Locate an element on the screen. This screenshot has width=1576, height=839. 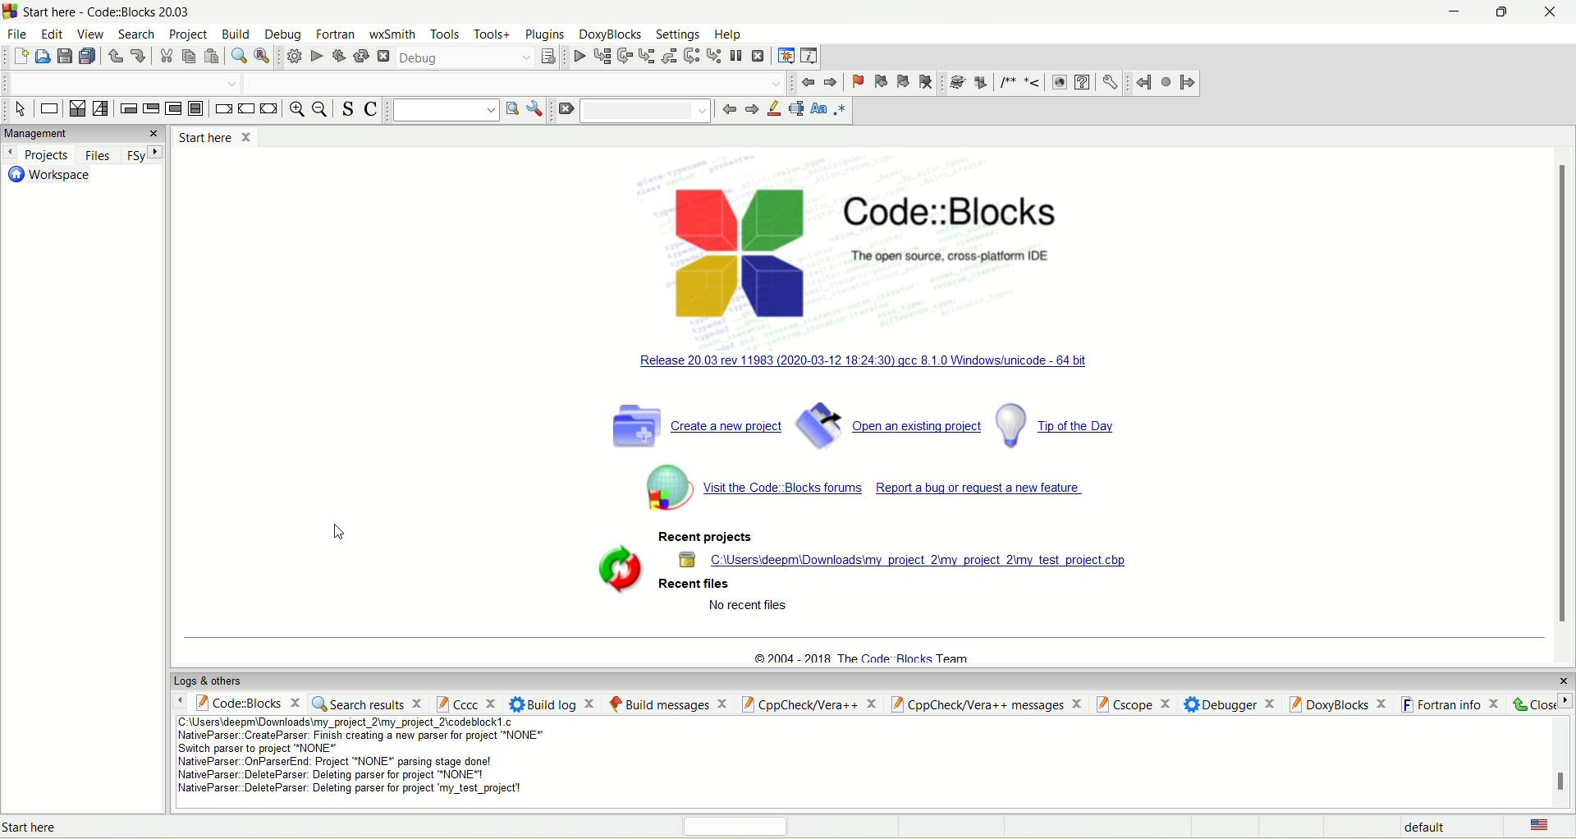
location of project is located at coordinates (919, 561).